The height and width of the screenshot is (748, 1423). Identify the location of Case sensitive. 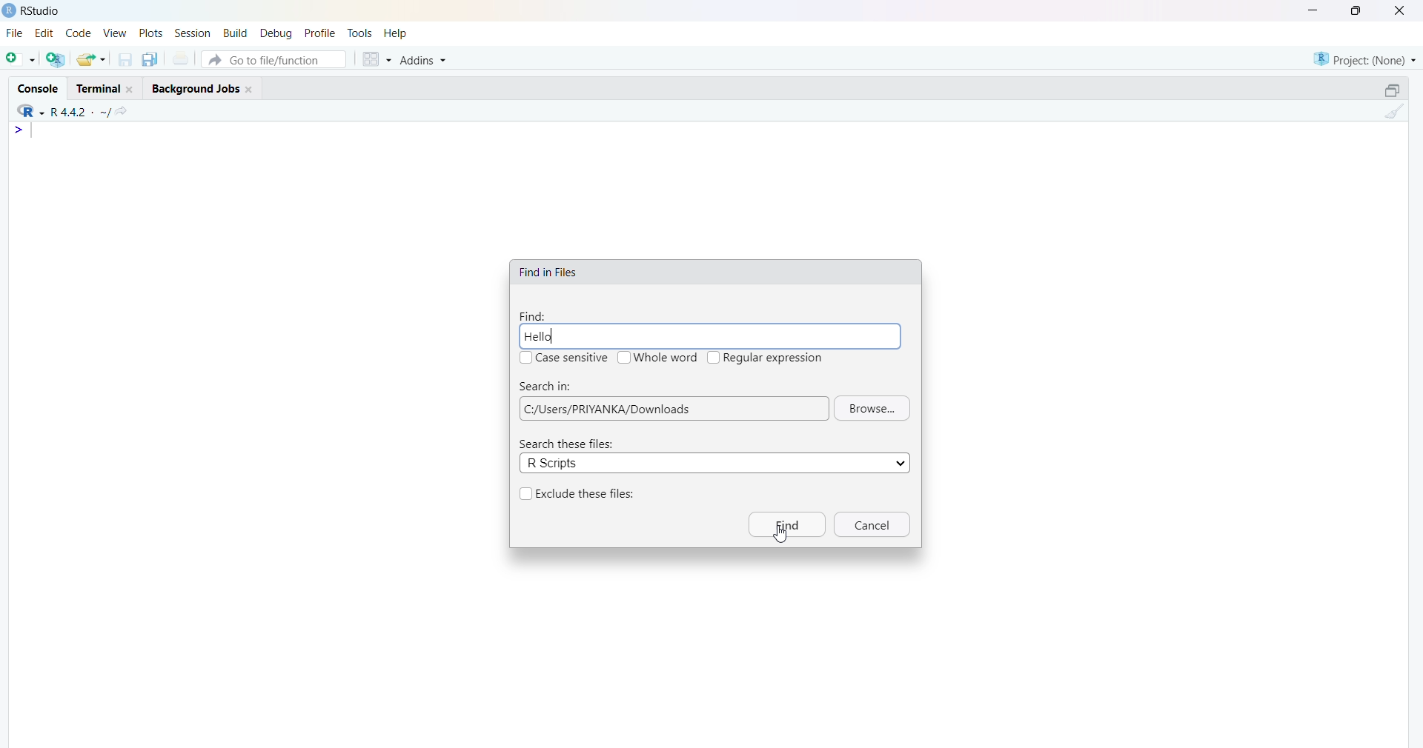
(574, 358).